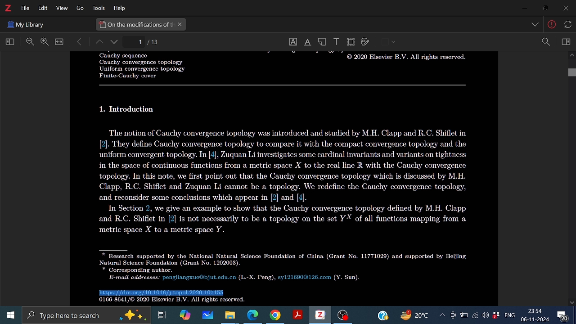 This screenshot has width=576, height=324. What do you see at coordinates (416, 315) in the screenshot?
I see `Weather` at bounding box center [416, 315].